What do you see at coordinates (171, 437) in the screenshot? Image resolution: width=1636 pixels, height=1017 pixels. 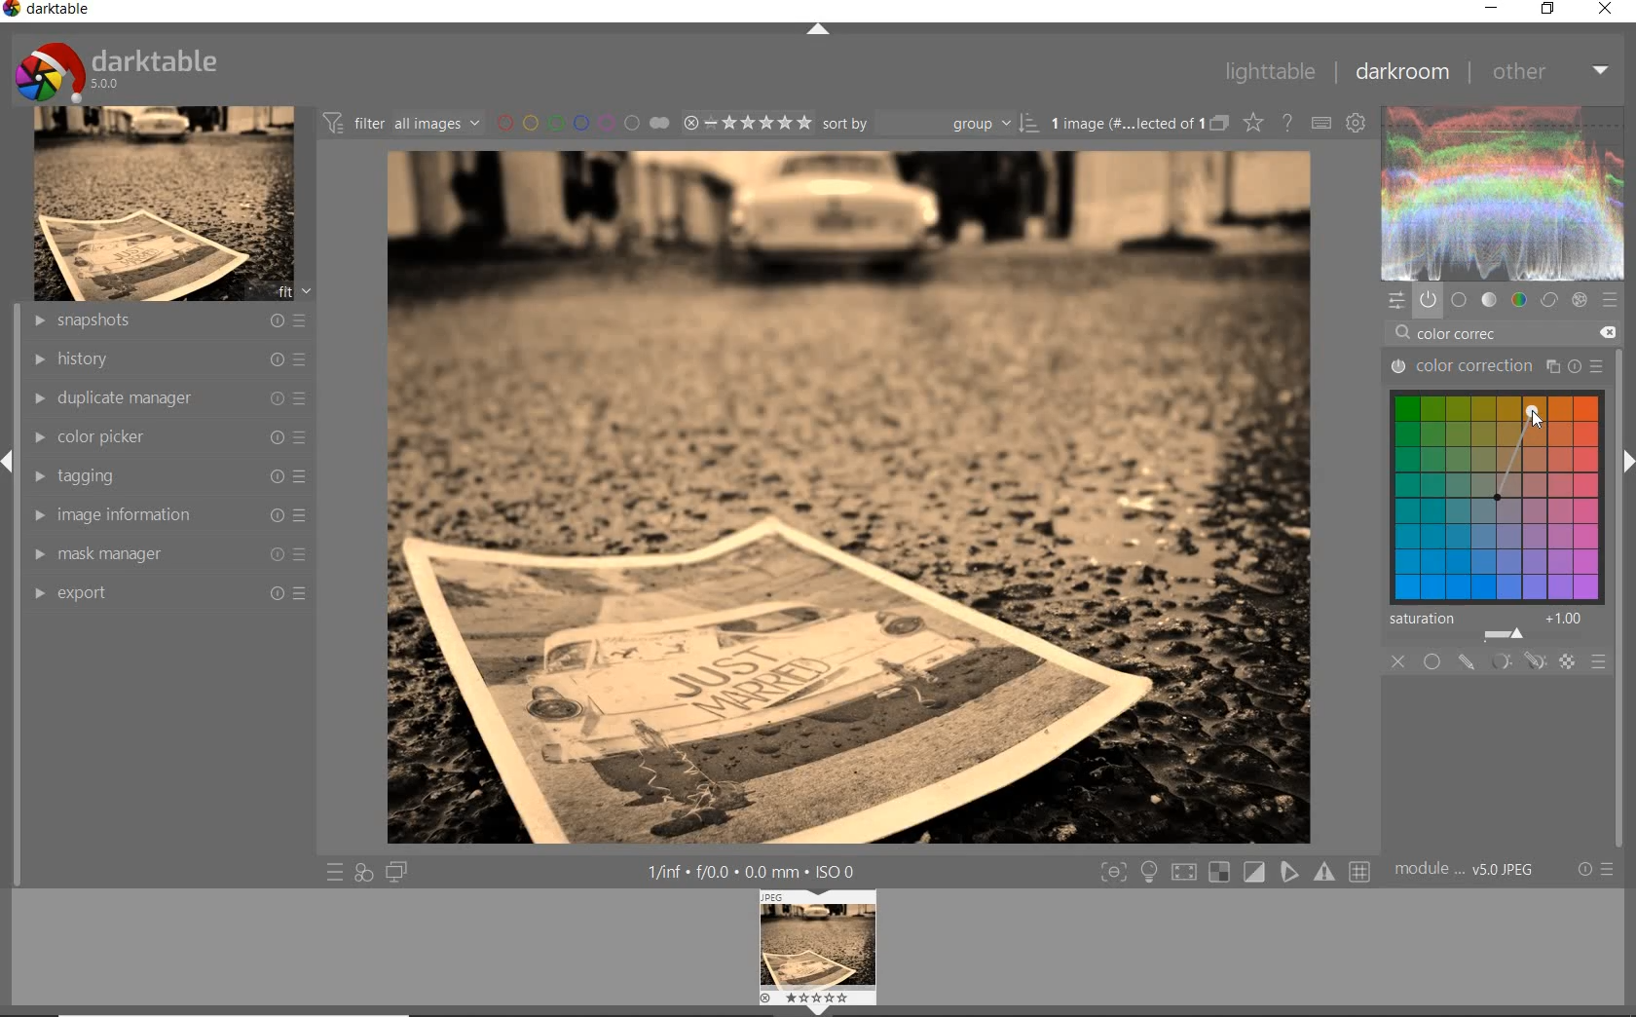 I see `color picker` at bounding box center [171, 437].